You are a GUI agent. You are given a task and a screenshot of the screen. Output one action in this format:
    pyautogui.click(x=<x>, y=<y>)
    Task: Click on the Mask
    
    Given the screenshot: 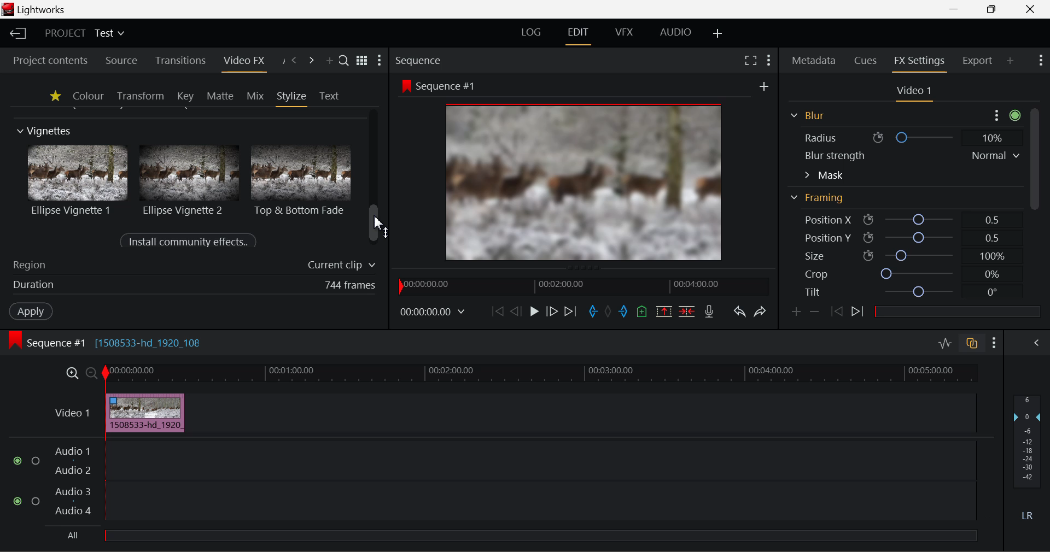 What is the action you would take?
    pyautogui.click(x=824, y=175)
    